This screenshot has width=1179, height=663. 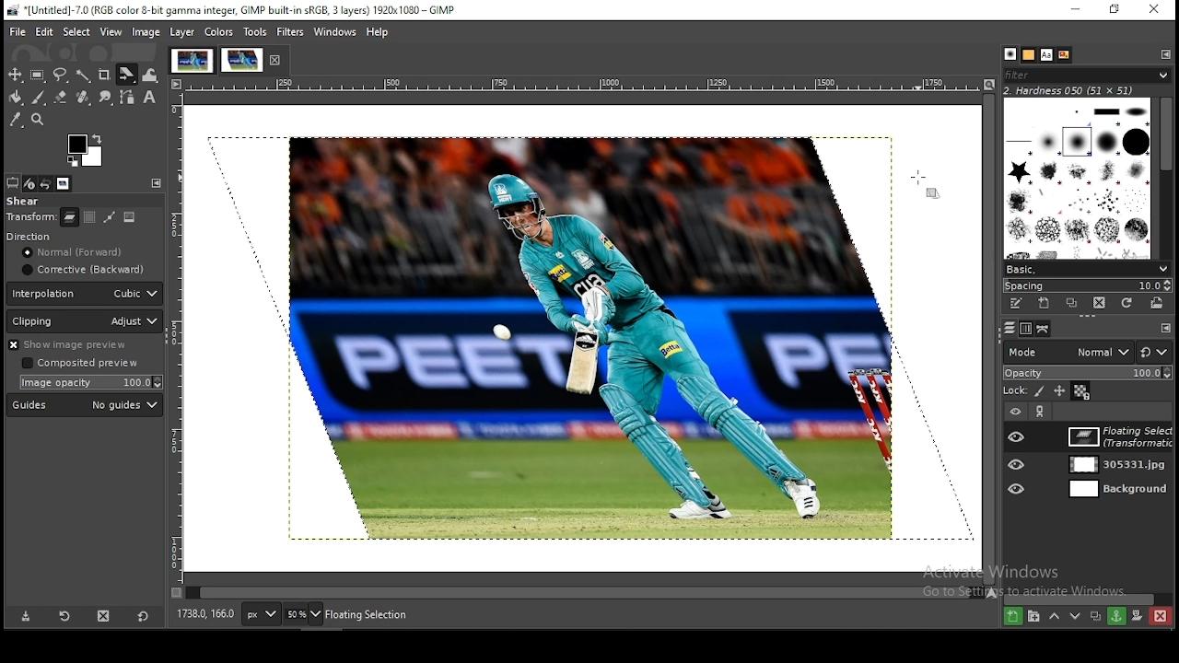 What do you see at coordinates (336, 32) in the screenshot?
I see `windows` at bounding box center [336, 32].